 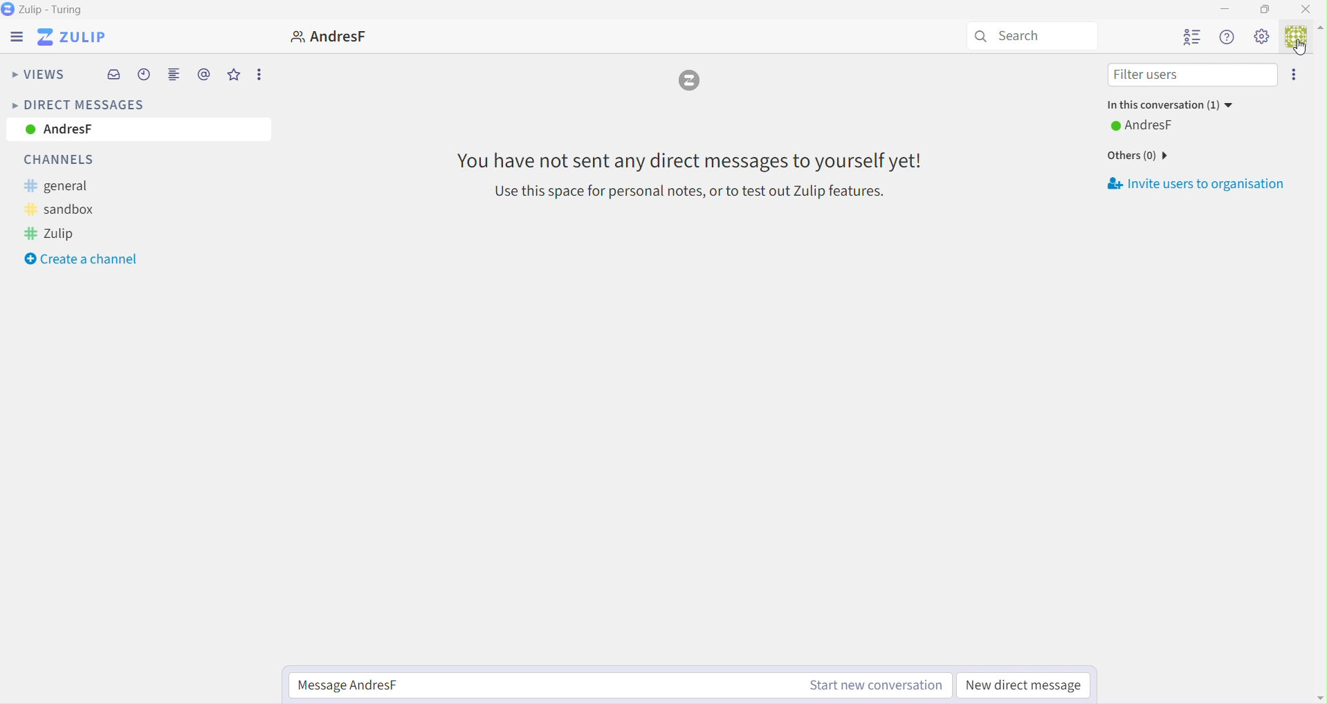 What do you see at coordinates (1187, 76) in the screenshot?
I see `Filter Users` at bounding box center [1187, 76].